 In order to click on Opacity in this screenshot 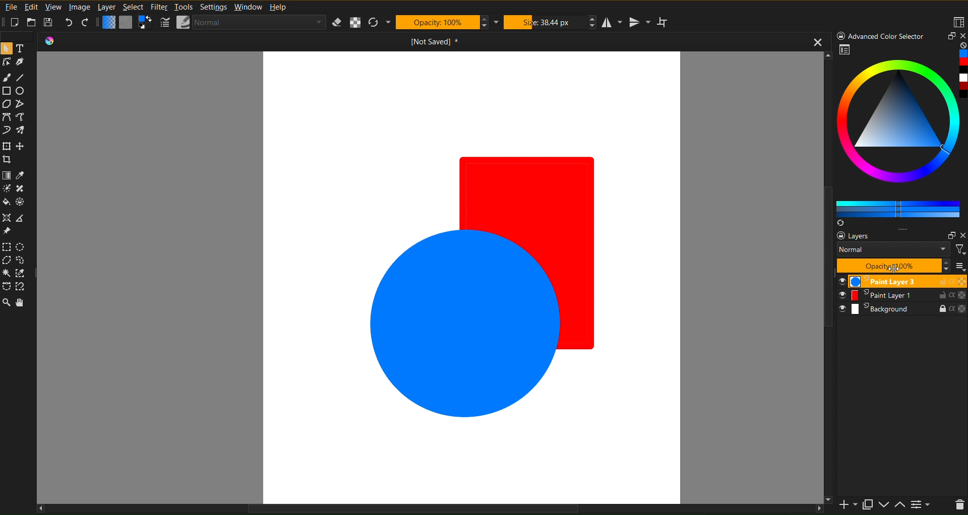, I will do `click(436, 23)`.